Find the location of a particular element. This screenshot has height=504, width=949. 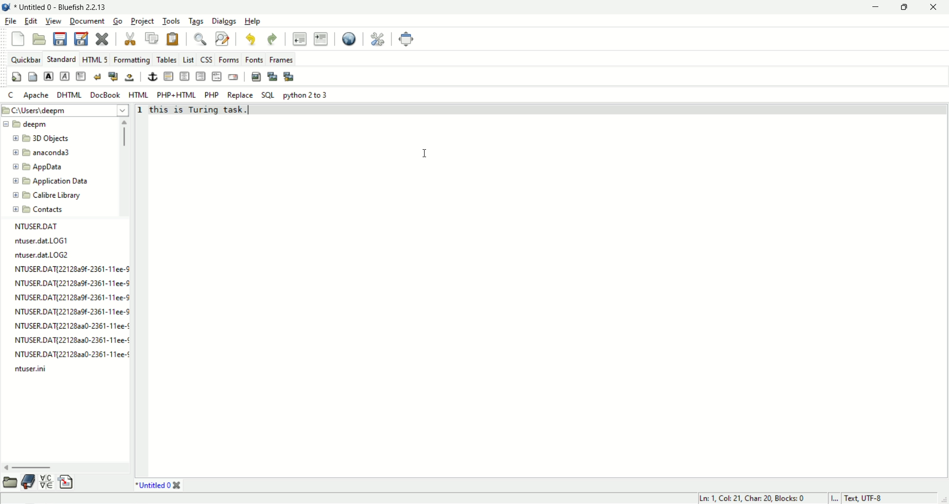

insert image is located at coordinates (257, 77).